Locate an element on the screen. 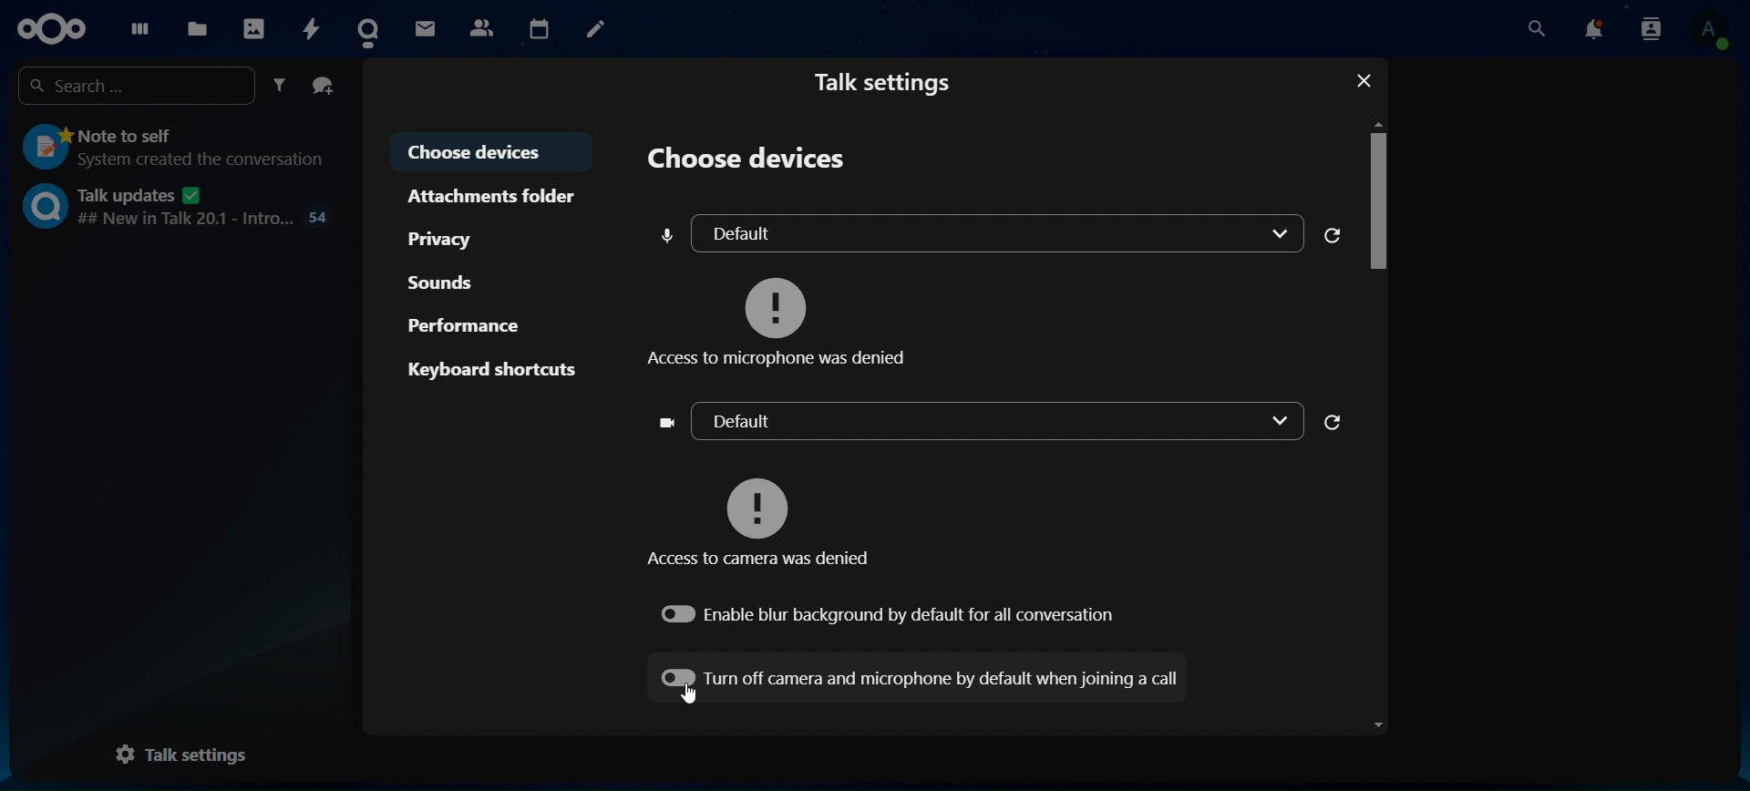 The height and width of the screenshot is (791, 1750). talk updates is located at coordinates (173, 208).